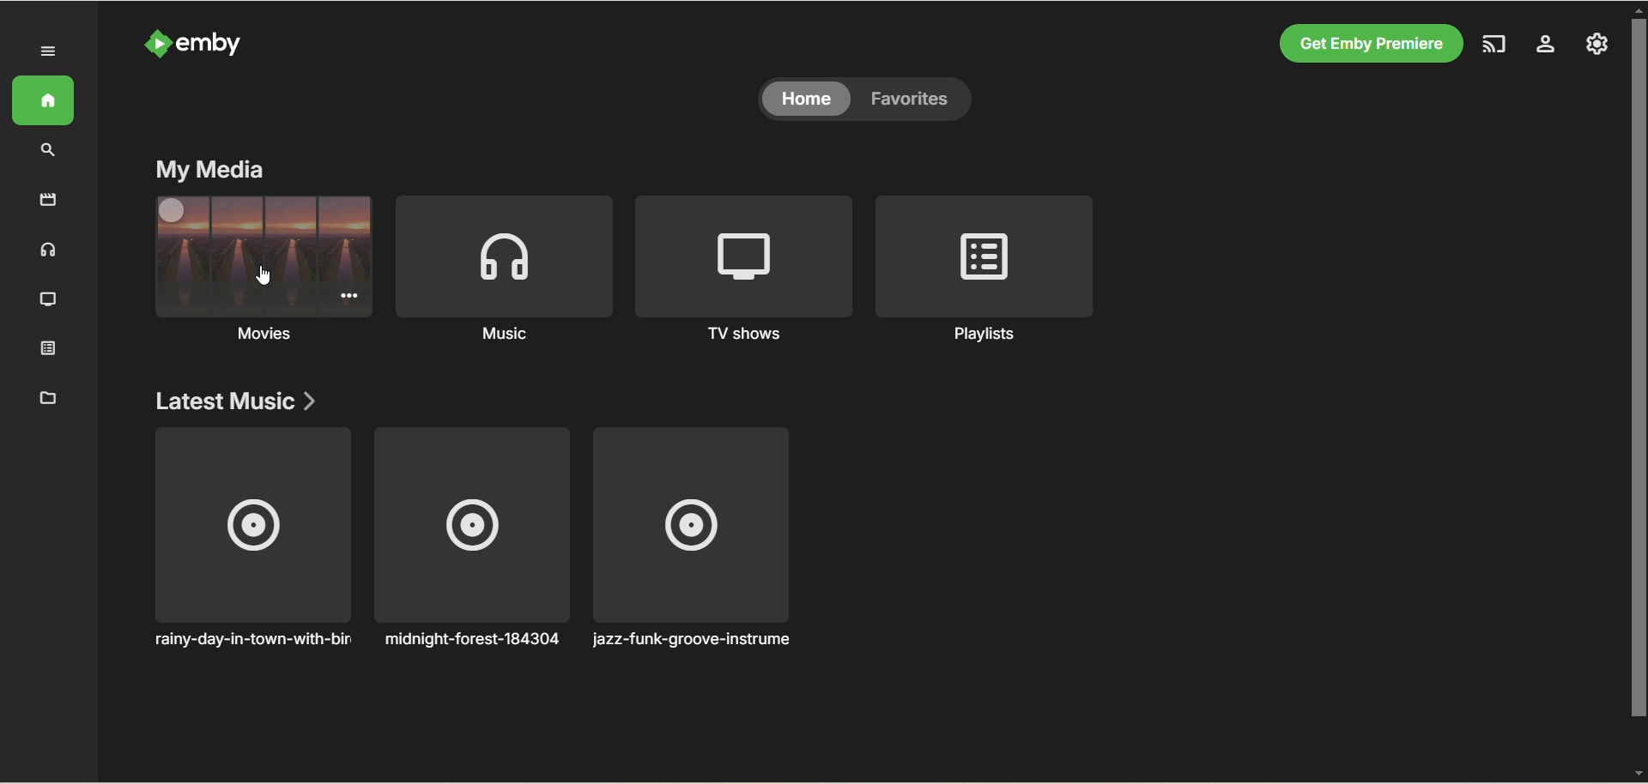 Image resolution: width=1648 pixels, height=784 pixels. I want to click on play on another device, so click(1496, 44).